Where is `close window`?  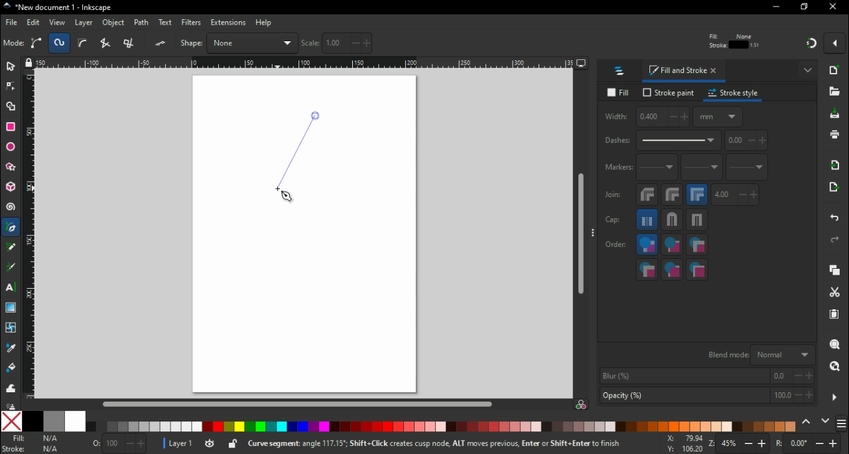
close window is located at coordinates (834, 7).